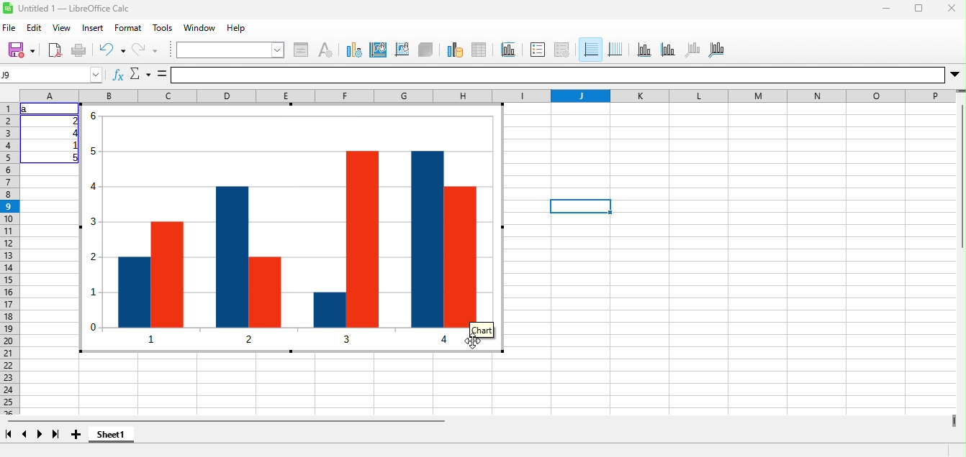 The height and width of the screenshot is (457, 966). I want to click on maximize, so click(918, 8).